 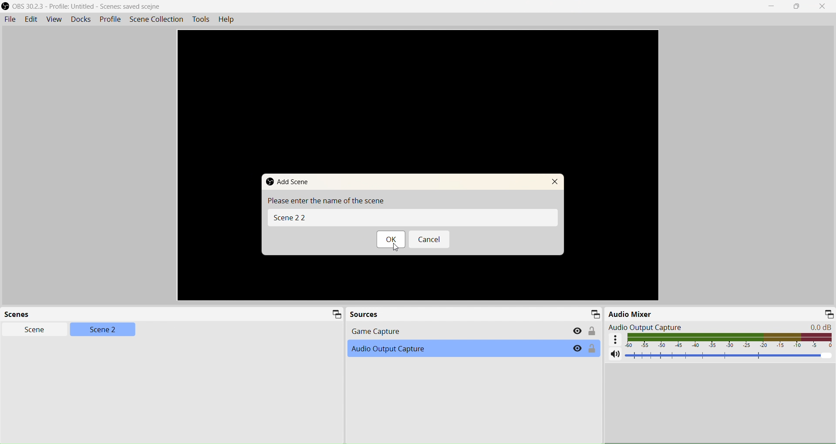 What do you see at coordinates (615, 339) in the screenshot?
I see `More` at bounding box center [615, 339].